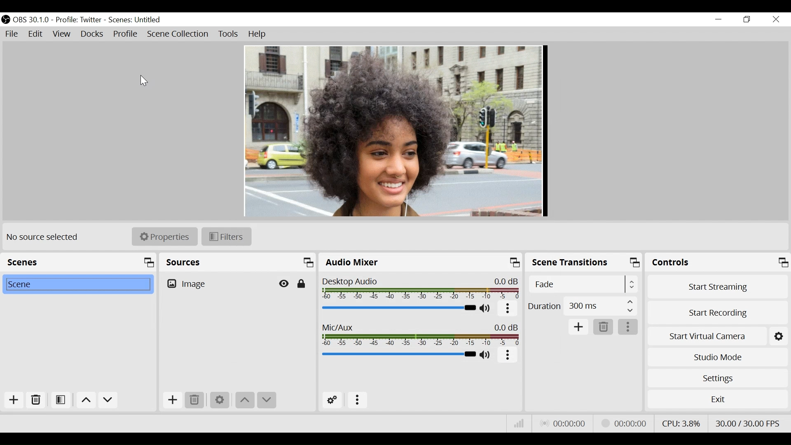  Describe the element at coordinates (12, 401) in the screenshot. I see `Add` at that location.